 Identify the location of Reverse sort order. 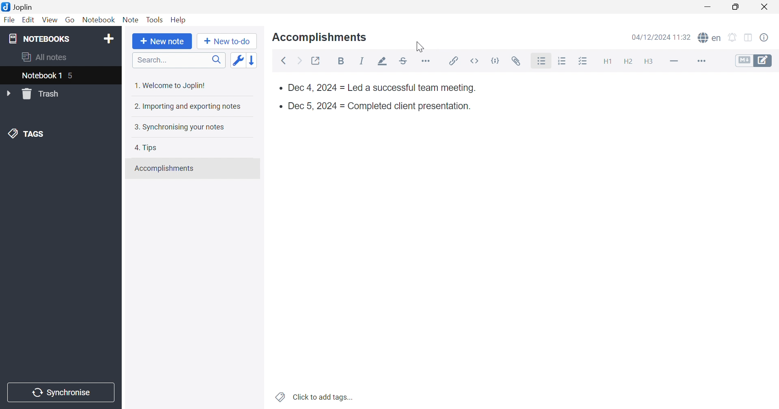
(252, 60).